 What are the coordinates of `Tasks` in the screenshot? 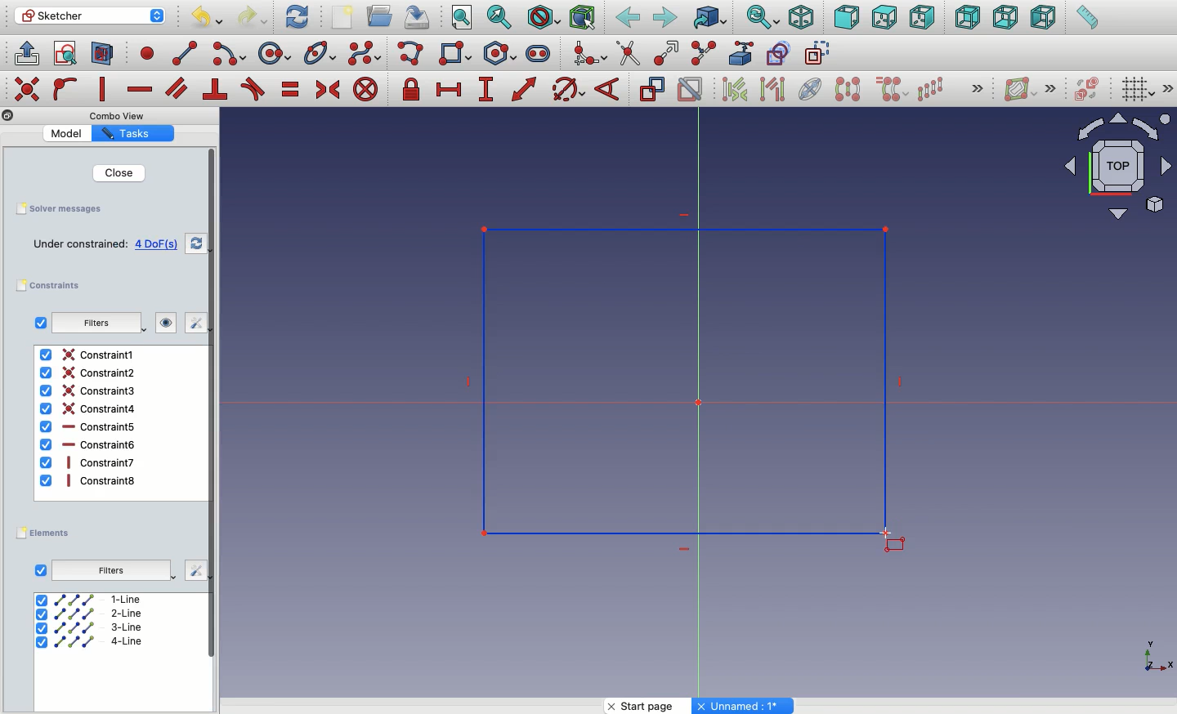 It's located at (130, 134).